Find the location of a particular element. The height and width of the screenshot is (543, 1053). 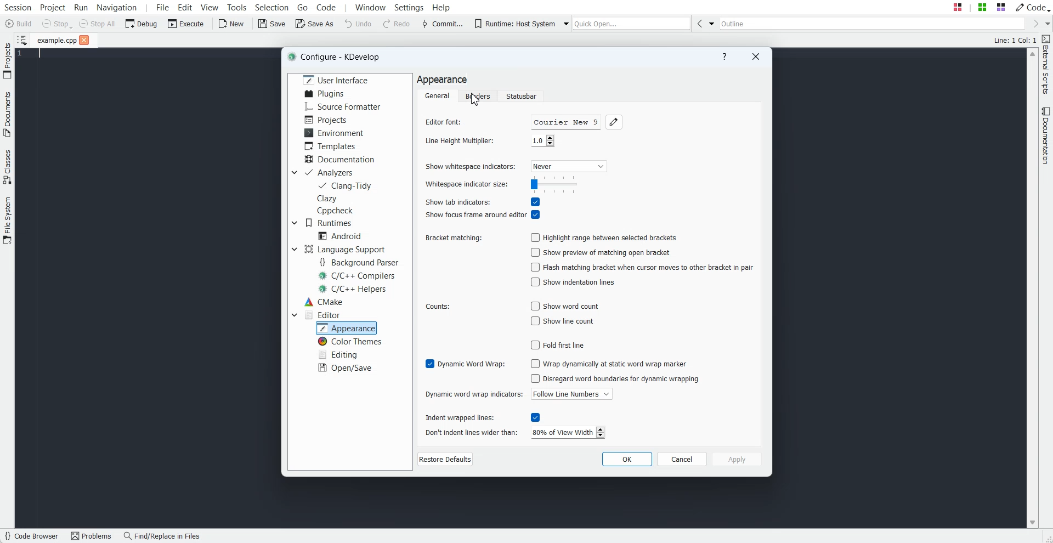

Find/Replace in Files is located at coordinates (163, 536).